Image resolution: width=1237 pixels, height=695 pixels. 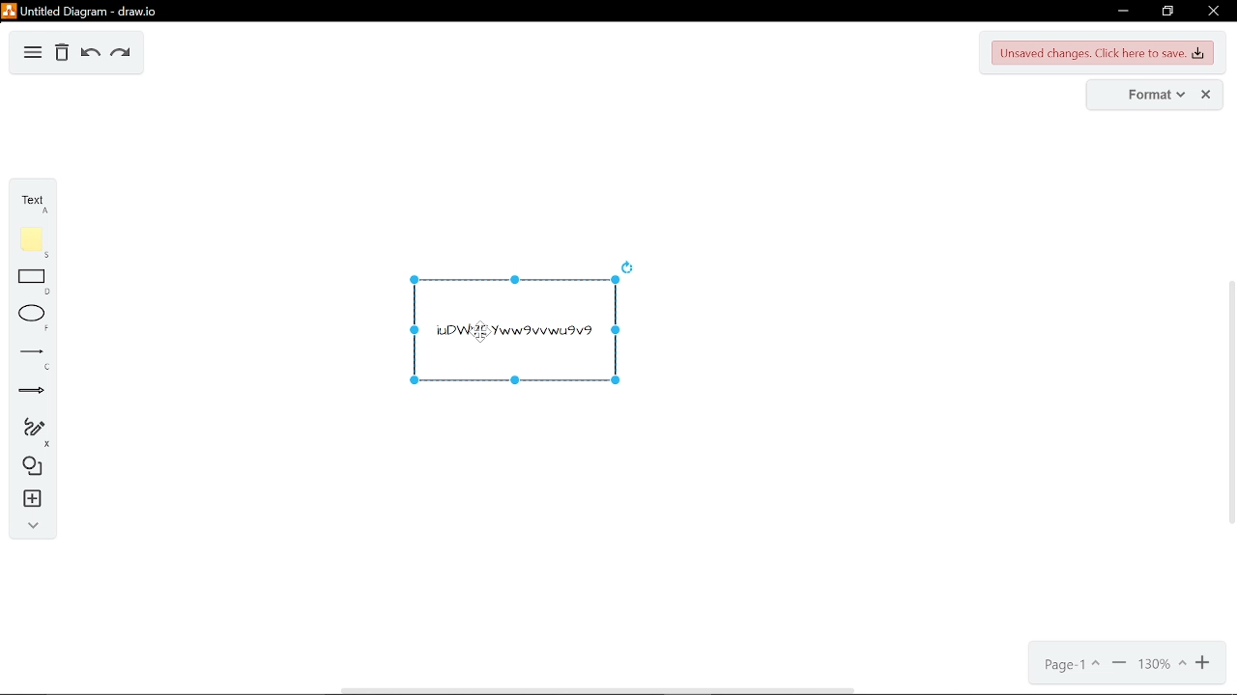 What do you see at coordinates (1206, 94) in the screenshot?
I see `close format` at bounding box center [1206, 94].